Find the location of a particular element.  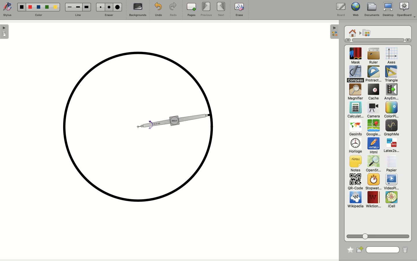

Horloge is located at coordinates (355, 146).